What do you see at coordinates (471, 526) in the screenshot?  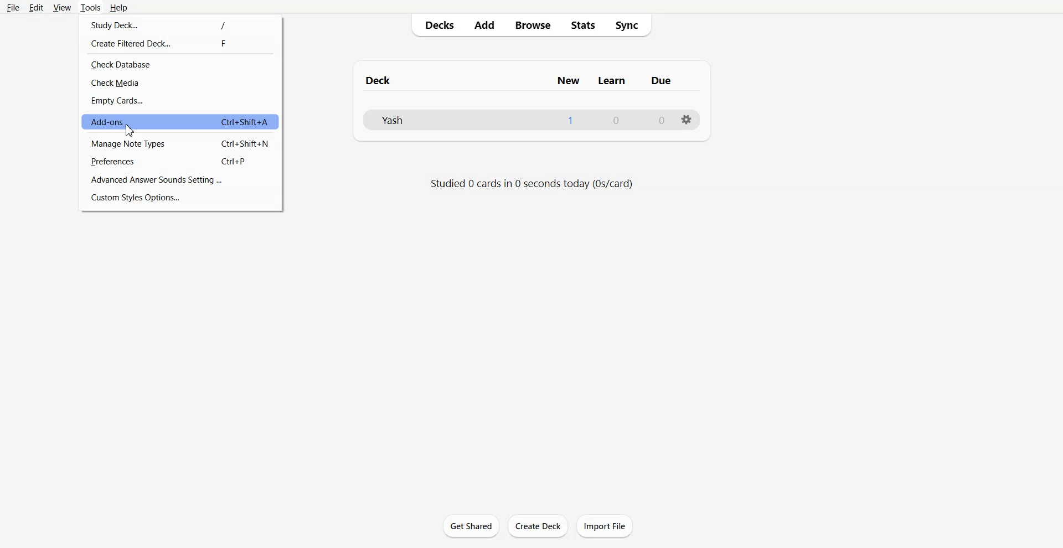 I see `Get Shared` at bounding box center [471, 526].